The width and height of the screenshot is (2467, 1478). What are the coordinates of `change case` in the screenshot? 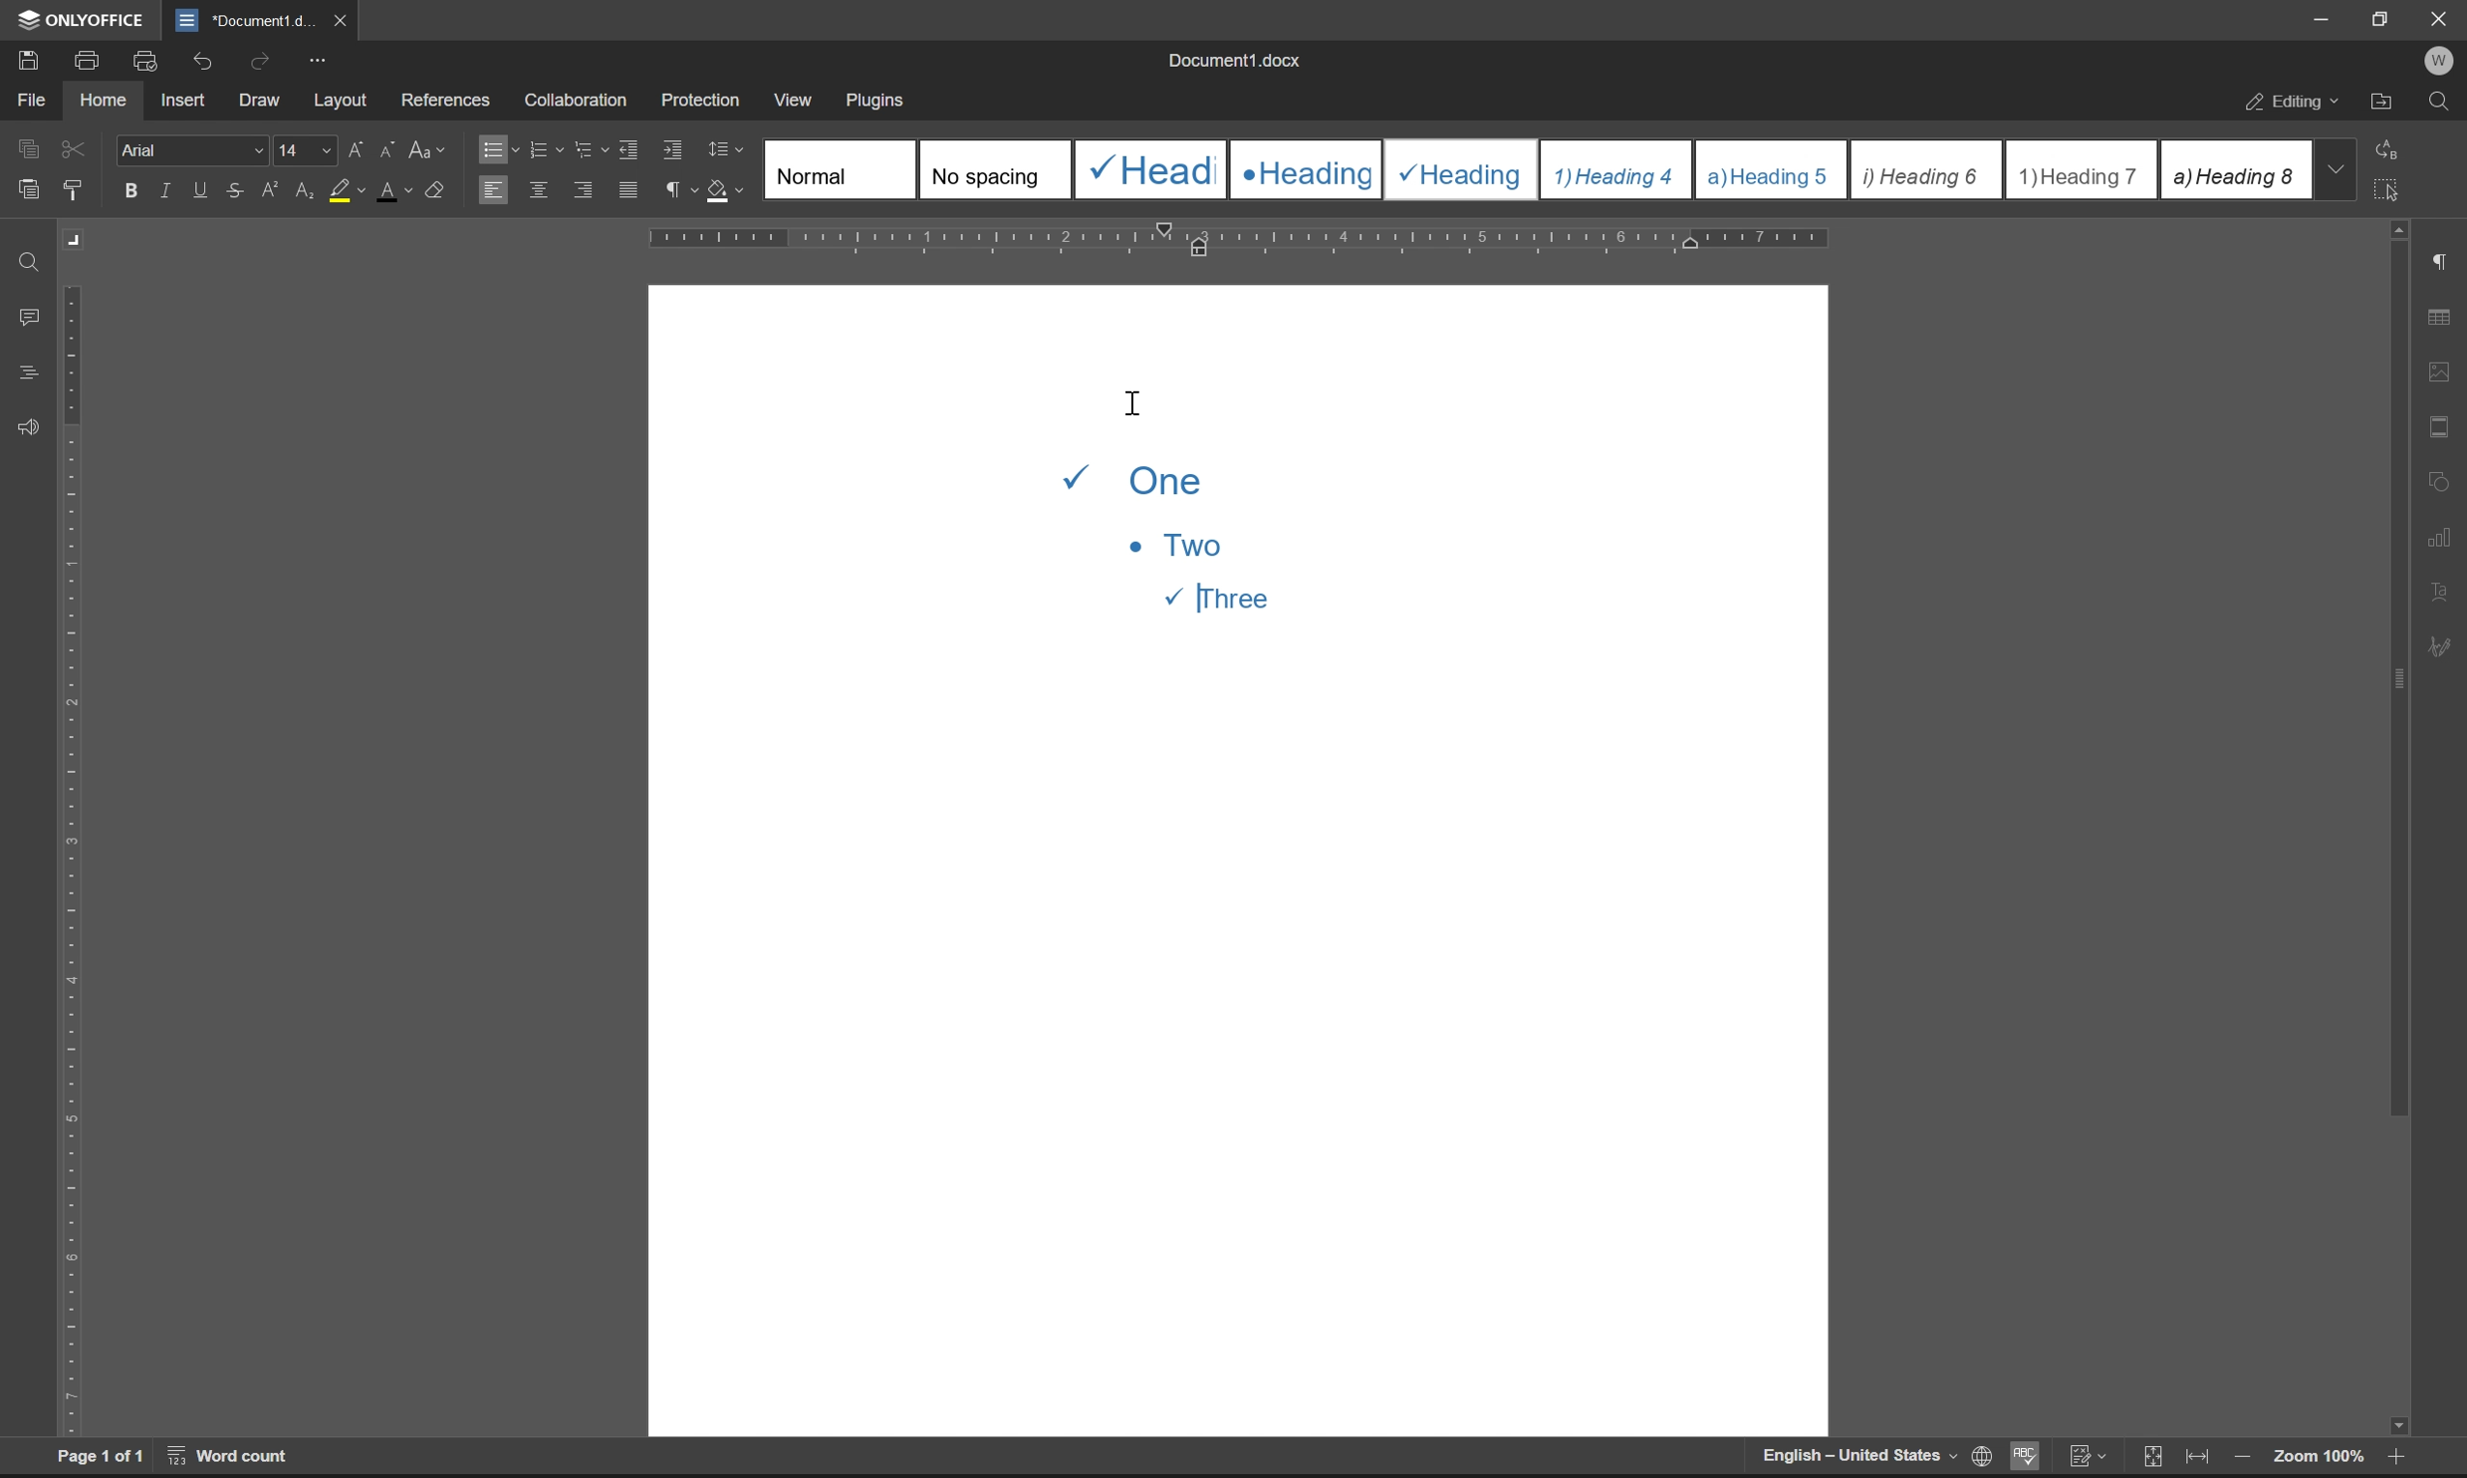 It's located at (429, 147).